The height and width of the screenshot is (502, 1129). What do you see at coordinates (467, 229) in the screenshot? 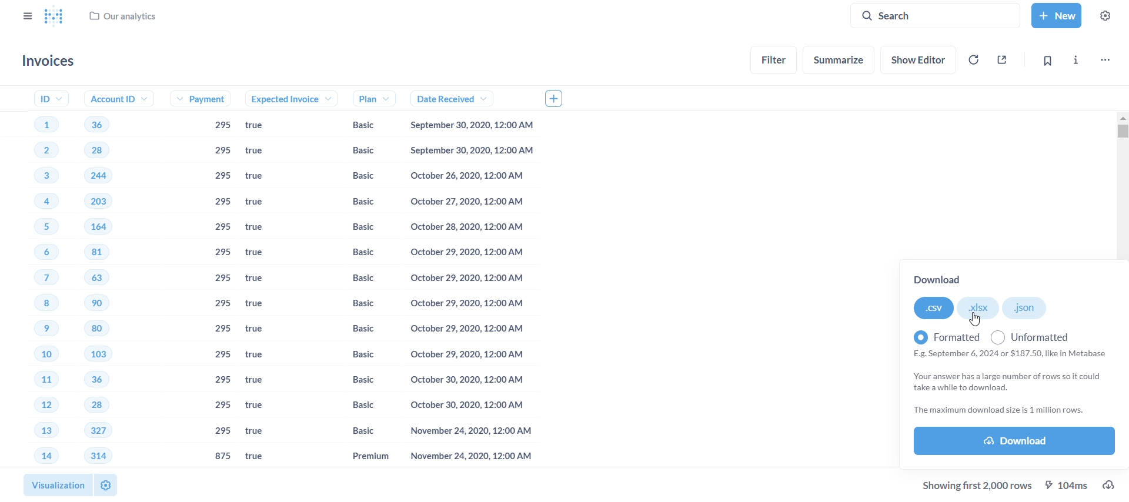
I see `October 28, 2020, 12:00 AM` at bounding box center [467, 229].